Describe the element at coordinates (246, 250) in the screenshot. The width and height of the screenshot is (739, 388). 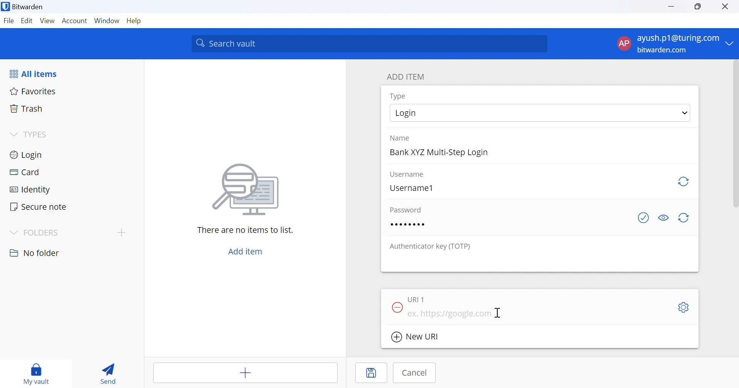
I see `Add item` at that location.